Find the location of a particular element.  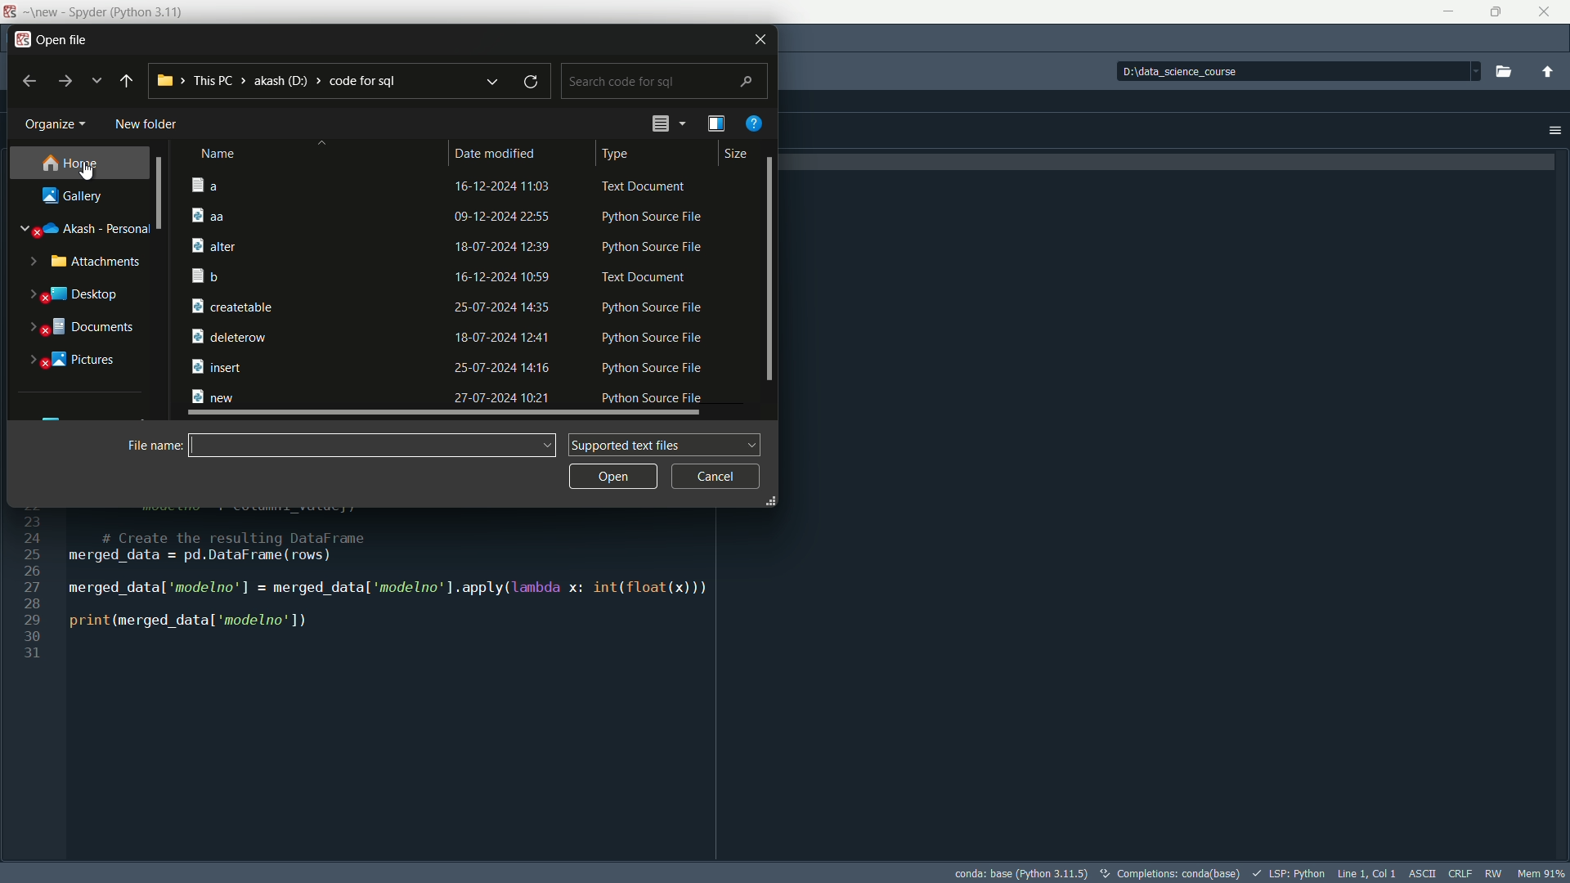

options is located at coordinates (1554, 130).